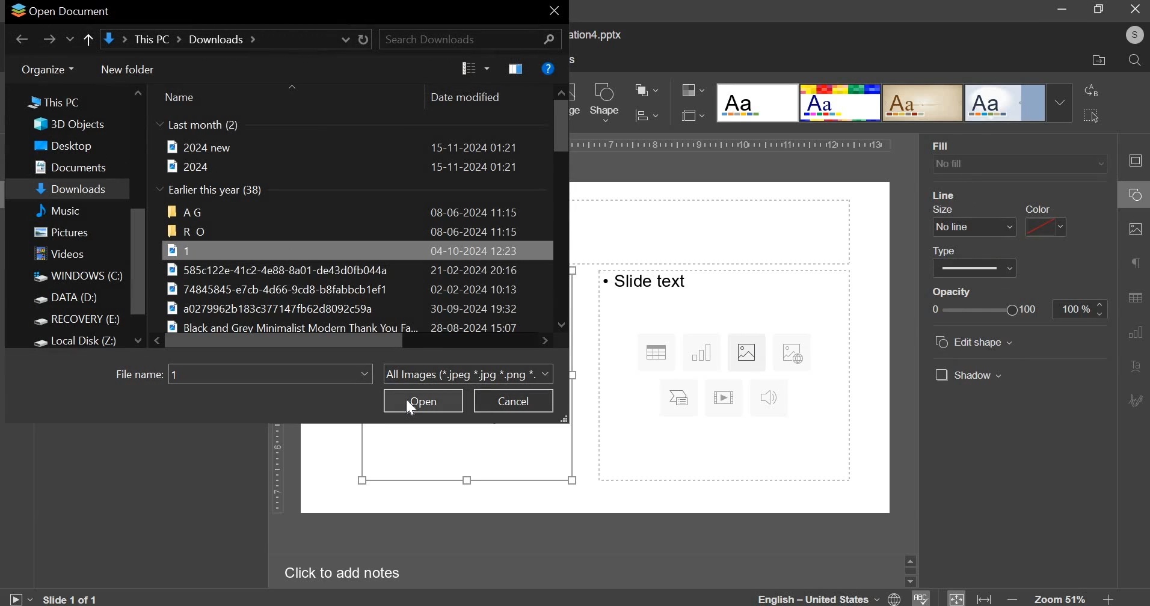 This screenshot has width=1150, height=606. I want to click on vertical scroll bar, so click(138, 262).